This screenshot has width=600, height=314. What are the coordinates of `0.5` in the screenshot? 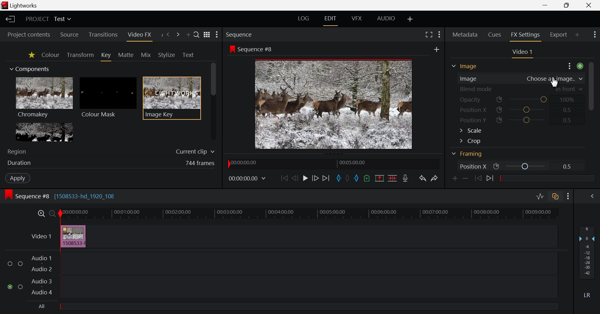 It's located at (568, 120).